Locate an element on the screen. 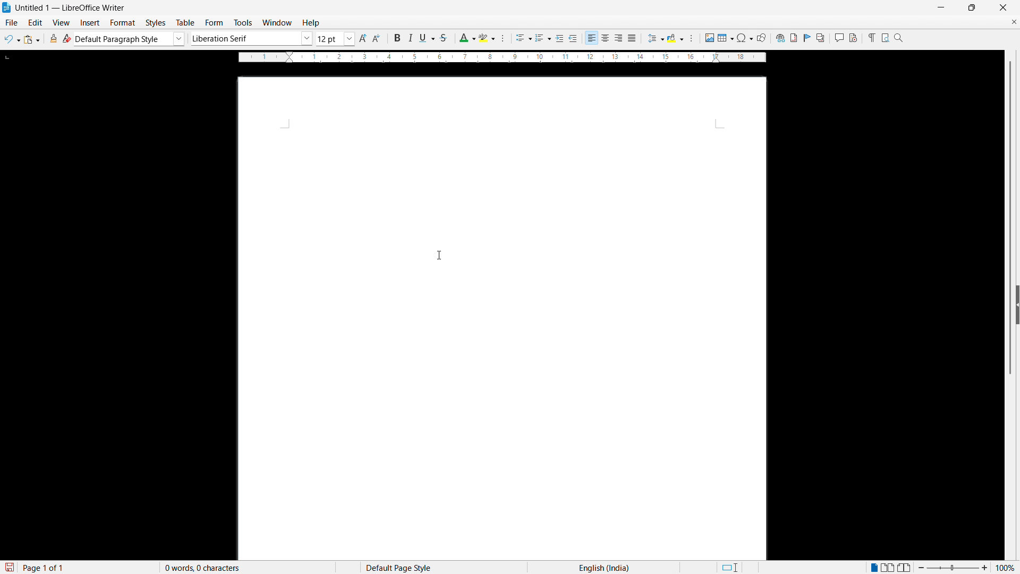  Bold  is located at coordinates (396, 38).